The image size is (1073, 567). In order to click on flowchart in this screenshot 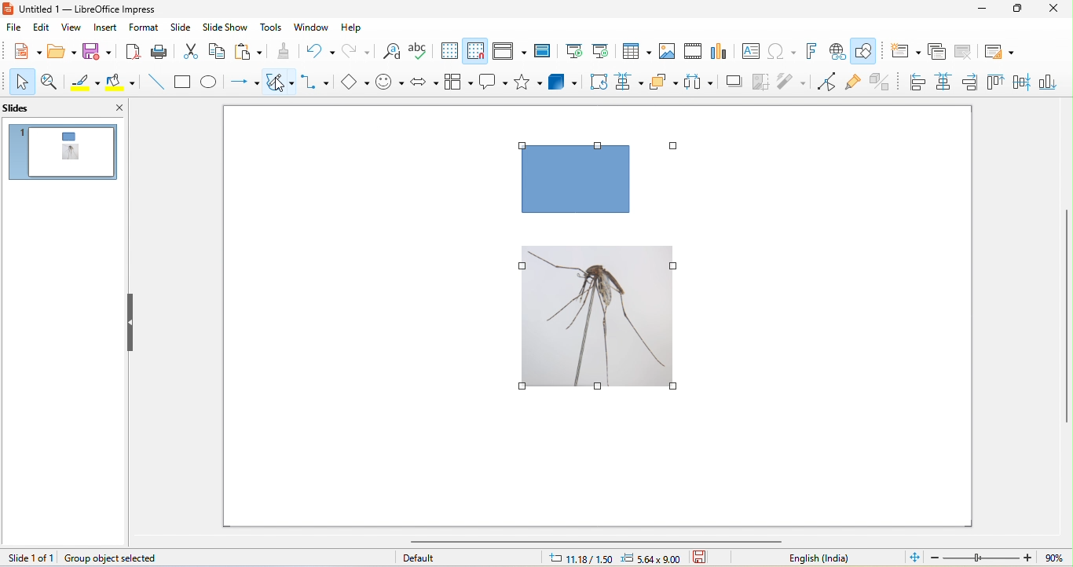, I will do `click(460, 83)`.